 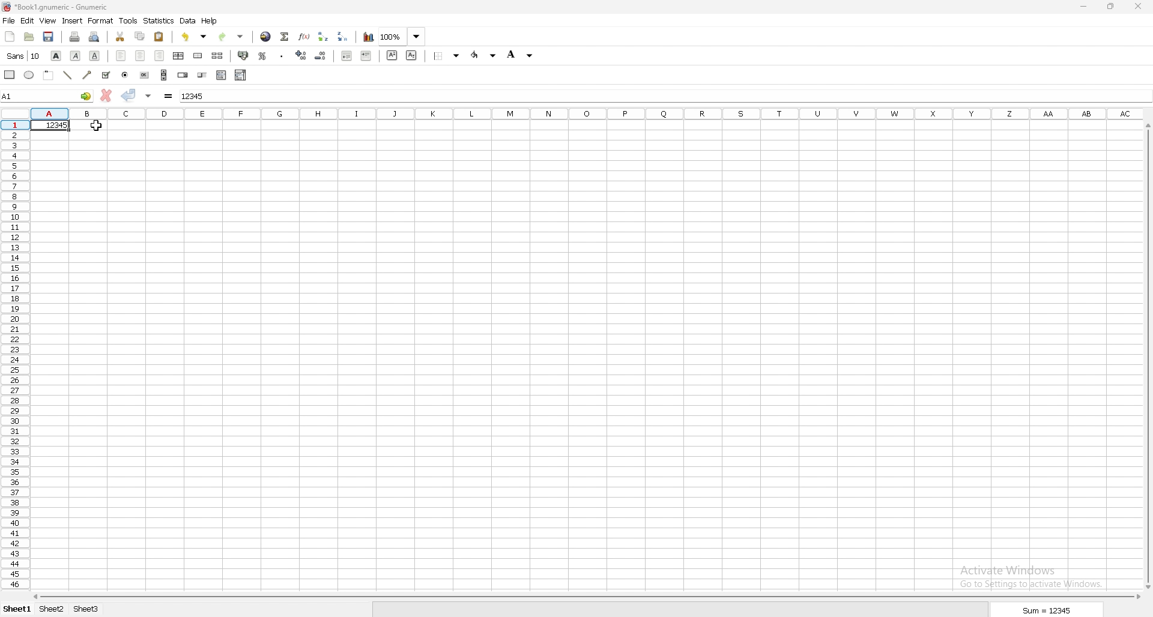 I want to click on list, so click(x=221, y=75).